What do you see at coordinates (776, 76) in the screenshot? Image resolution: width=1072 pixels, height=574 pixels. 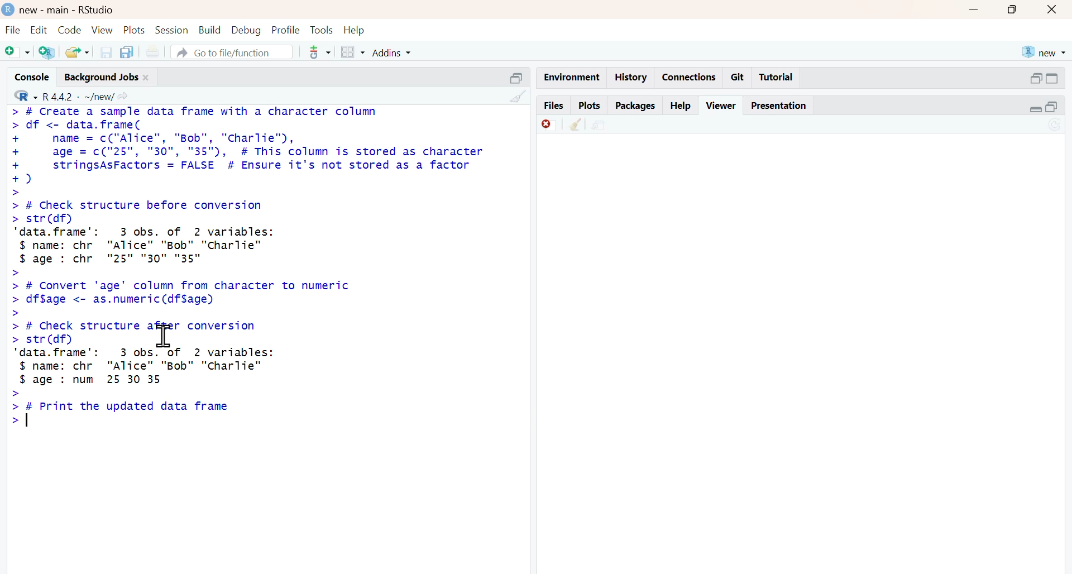 I see `Tutorial ` at bounding box center [776, 76].